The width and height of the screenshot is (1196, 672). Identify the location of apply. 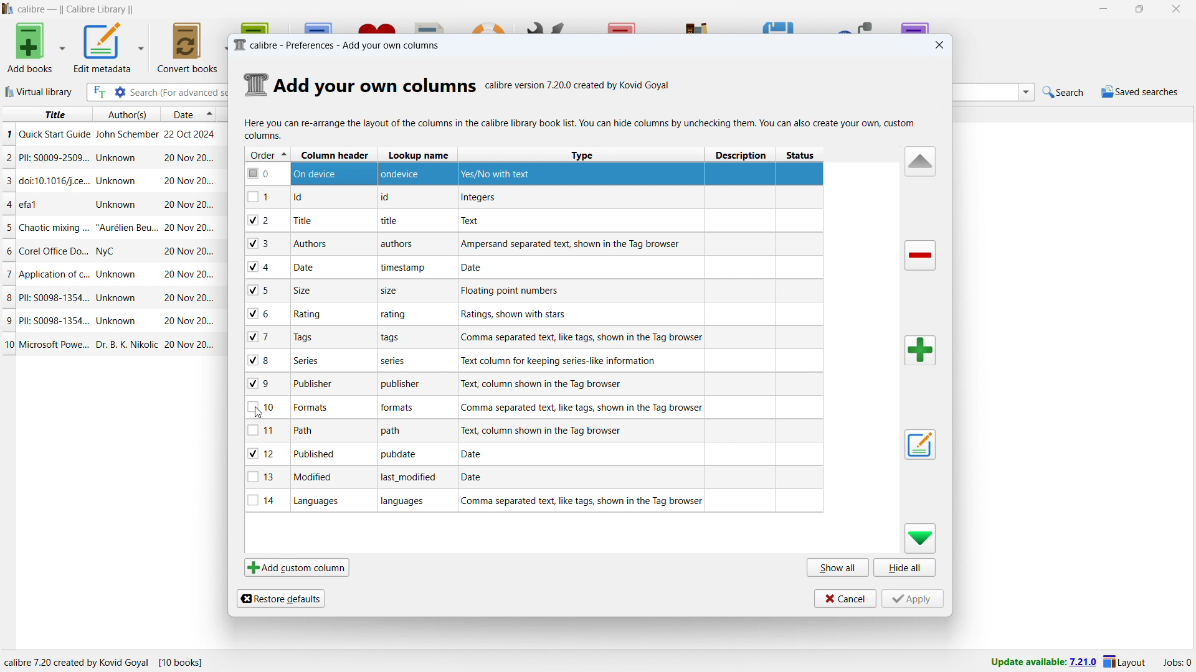
(913, 599).